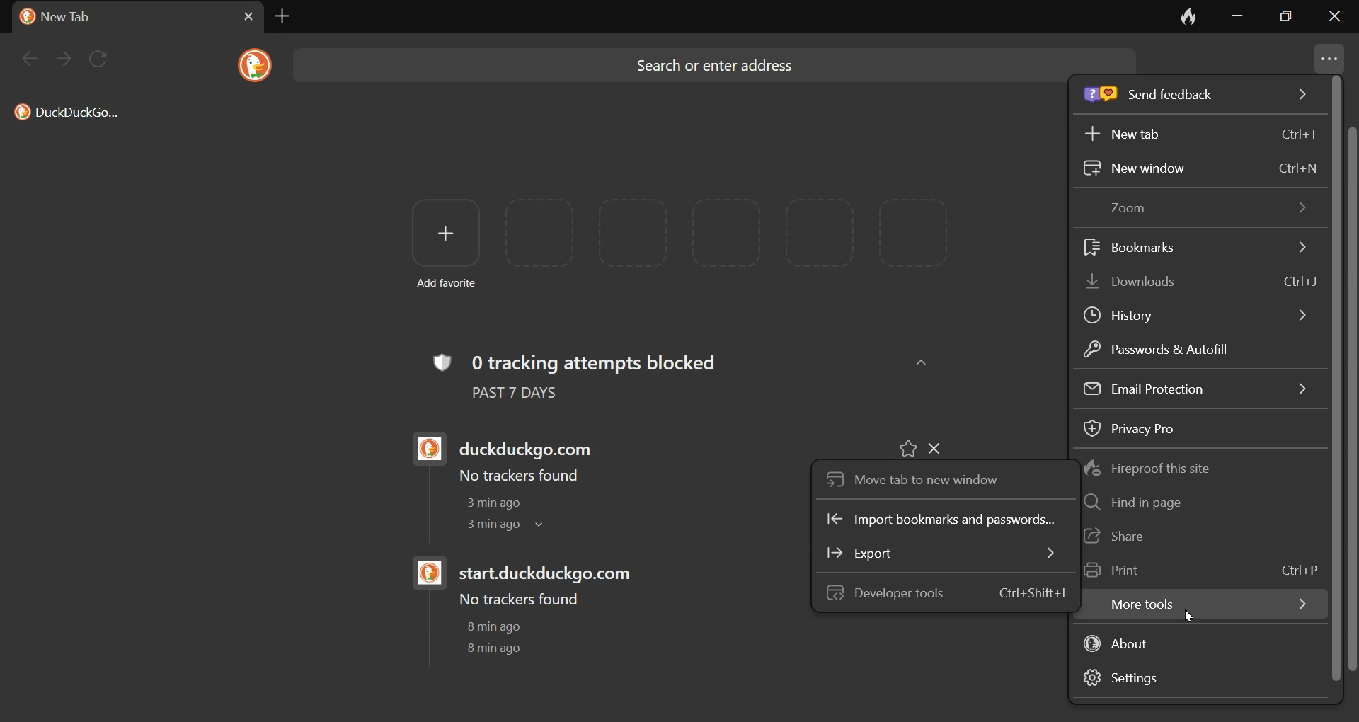 Image resolution: width=1359 pixels, height=722 pixels. I want to click on tracking logo, so click(440, 360).